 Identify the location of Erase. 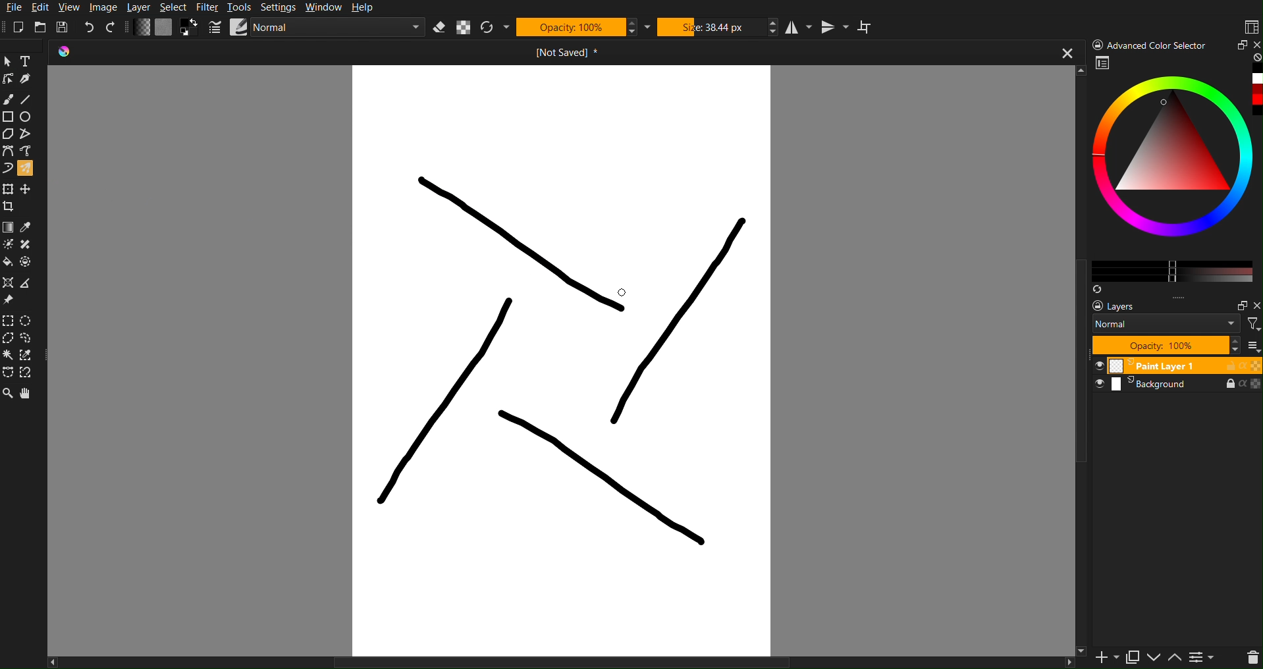
(441, 28).